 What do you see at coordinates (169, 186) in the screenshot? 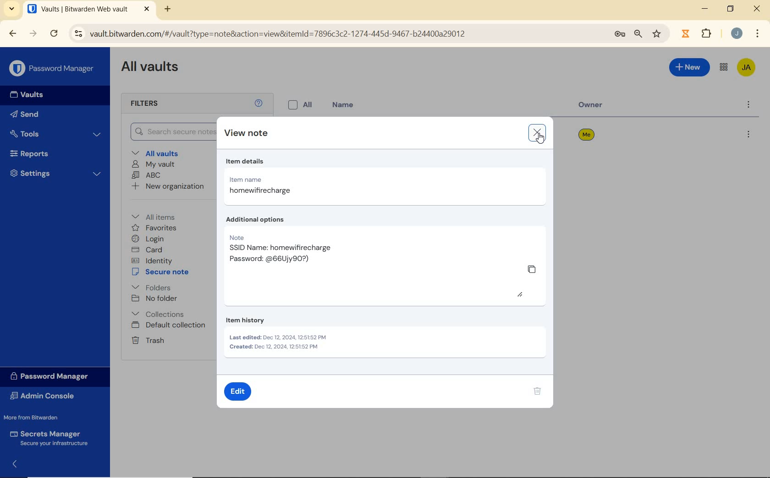
I see `New organization` at bounding box center [169, 186].